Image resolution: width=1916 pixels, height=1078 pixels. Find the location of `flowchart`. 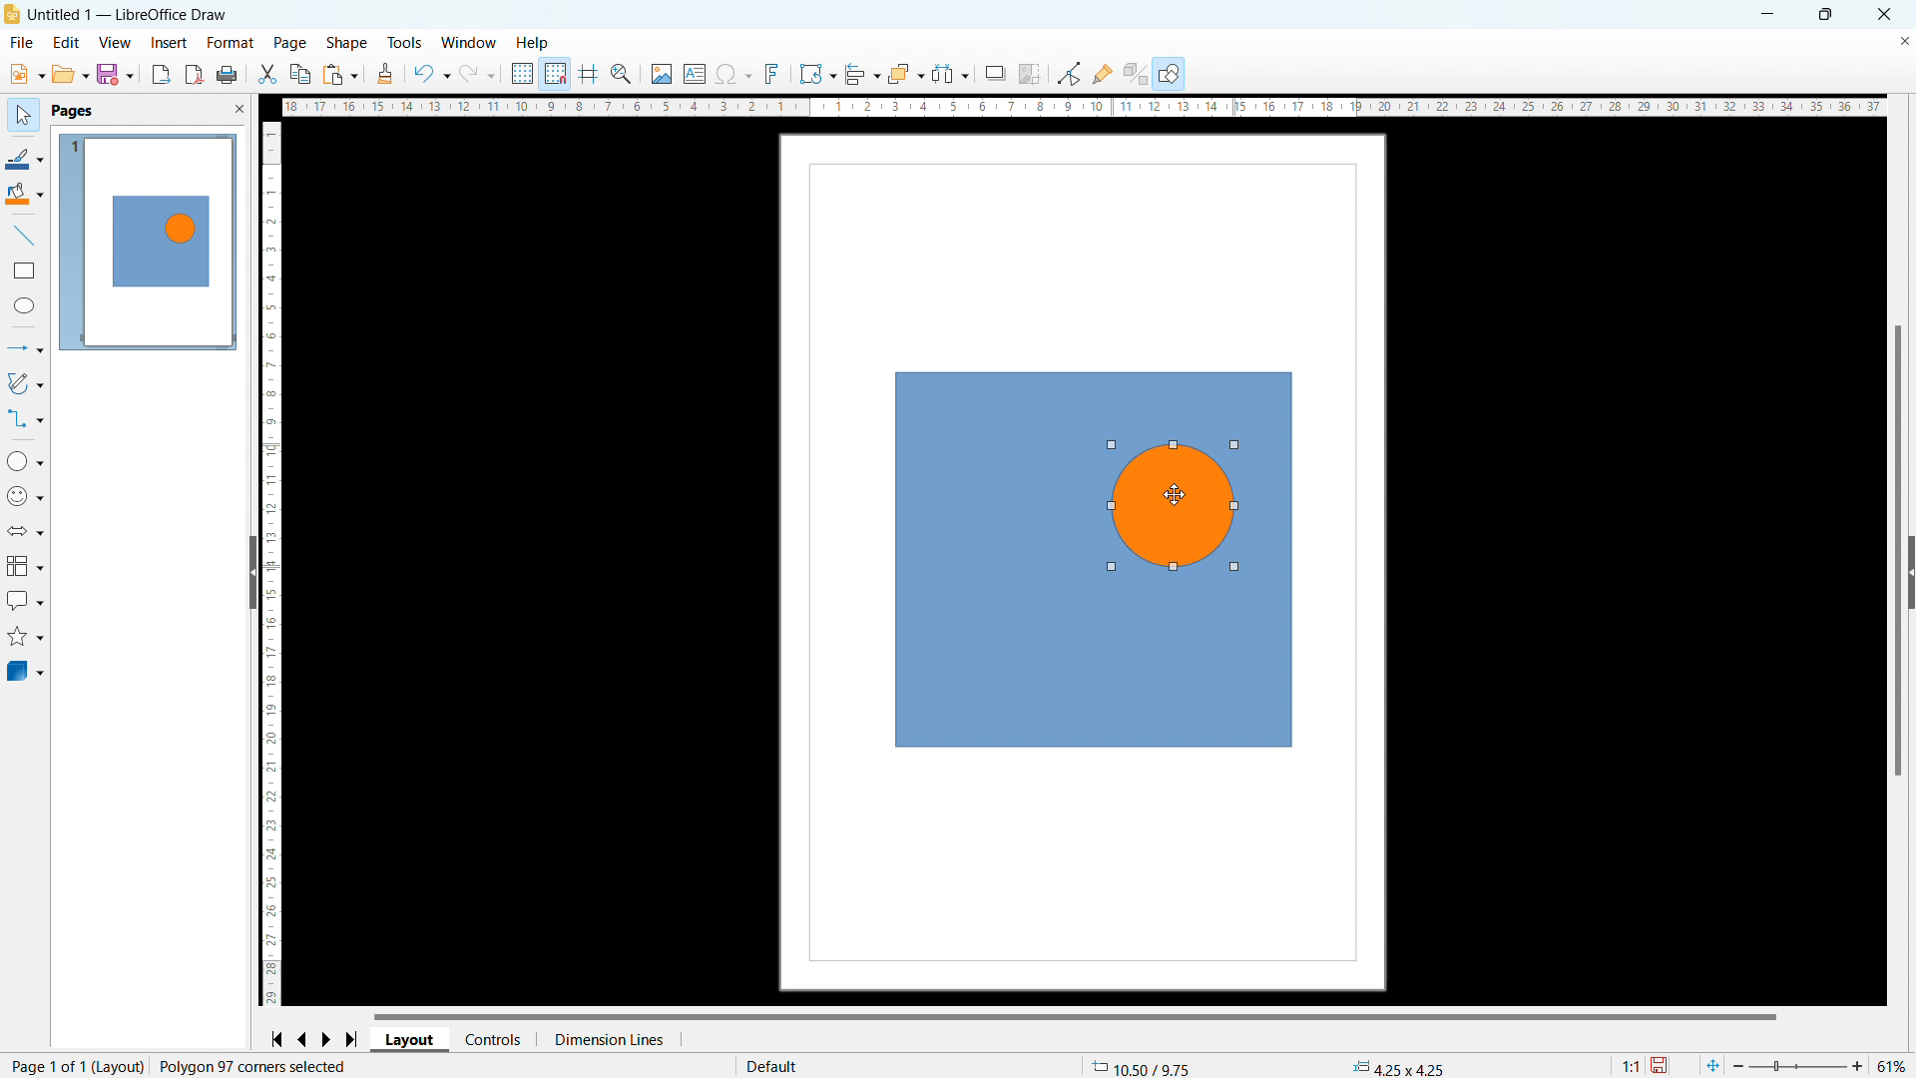

flowchart is located at coordinates (24, 566).